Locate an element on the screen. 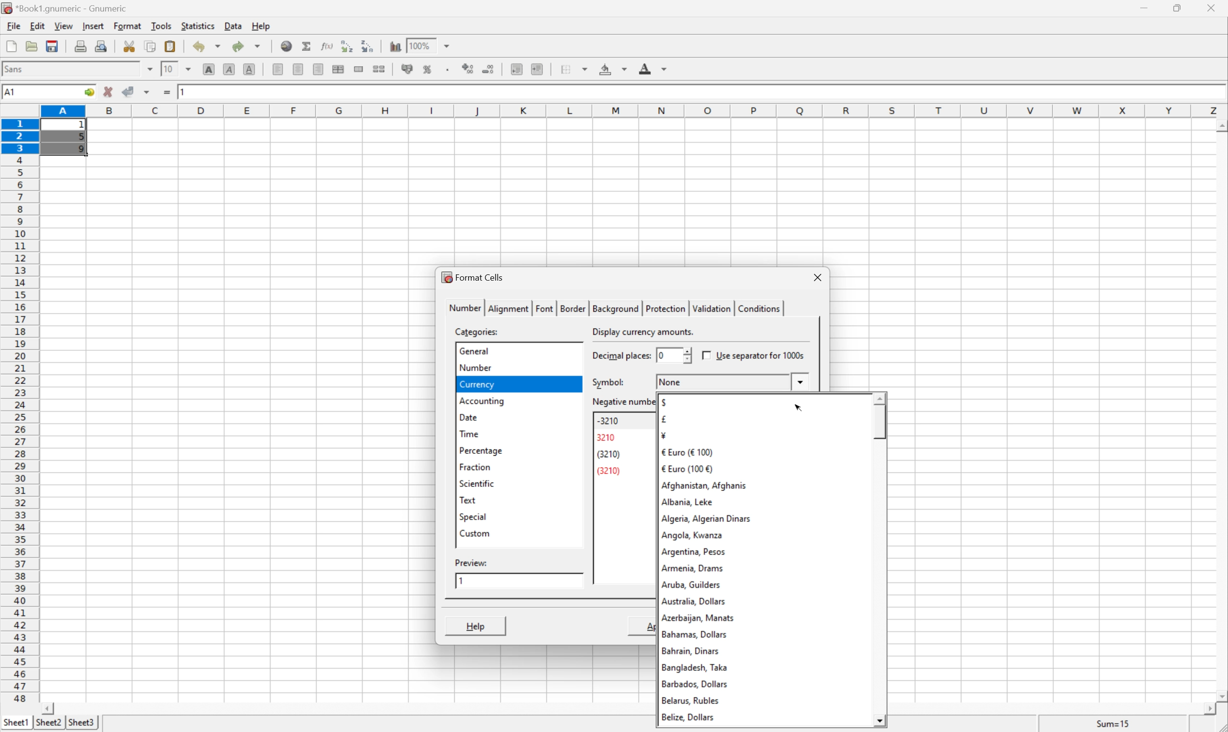  accept changes across all selections is located at coordinates (147, 92).